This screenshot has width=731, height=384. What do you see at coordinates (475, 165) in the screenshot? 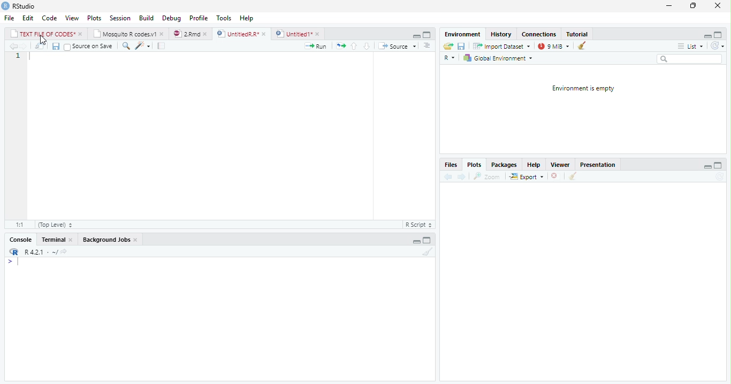
I see `Plots` at bounding box center [475, 165].